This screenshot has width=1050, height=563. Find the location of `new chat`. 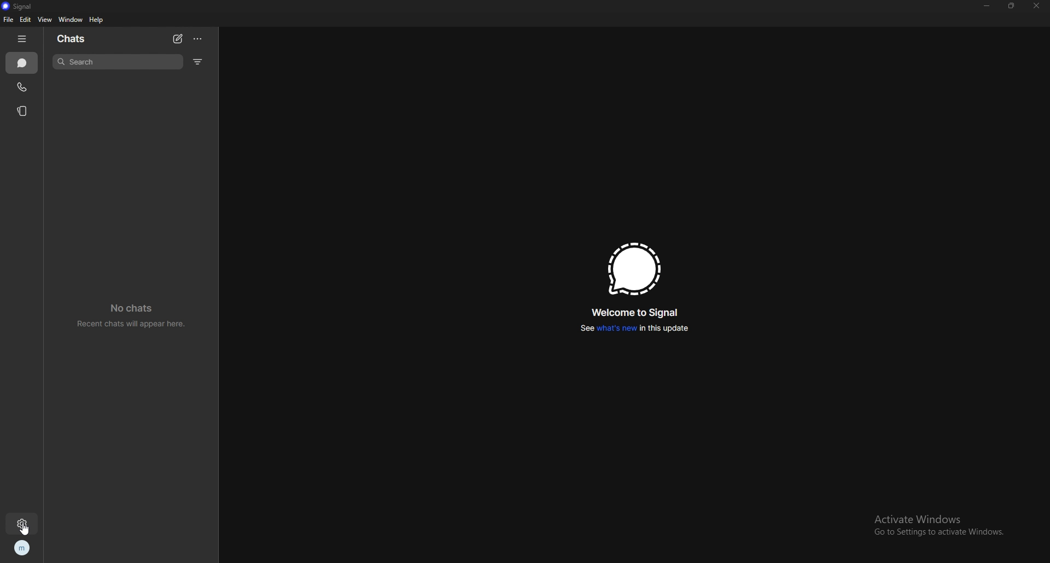

new chat is located at coordinates (178, 39).